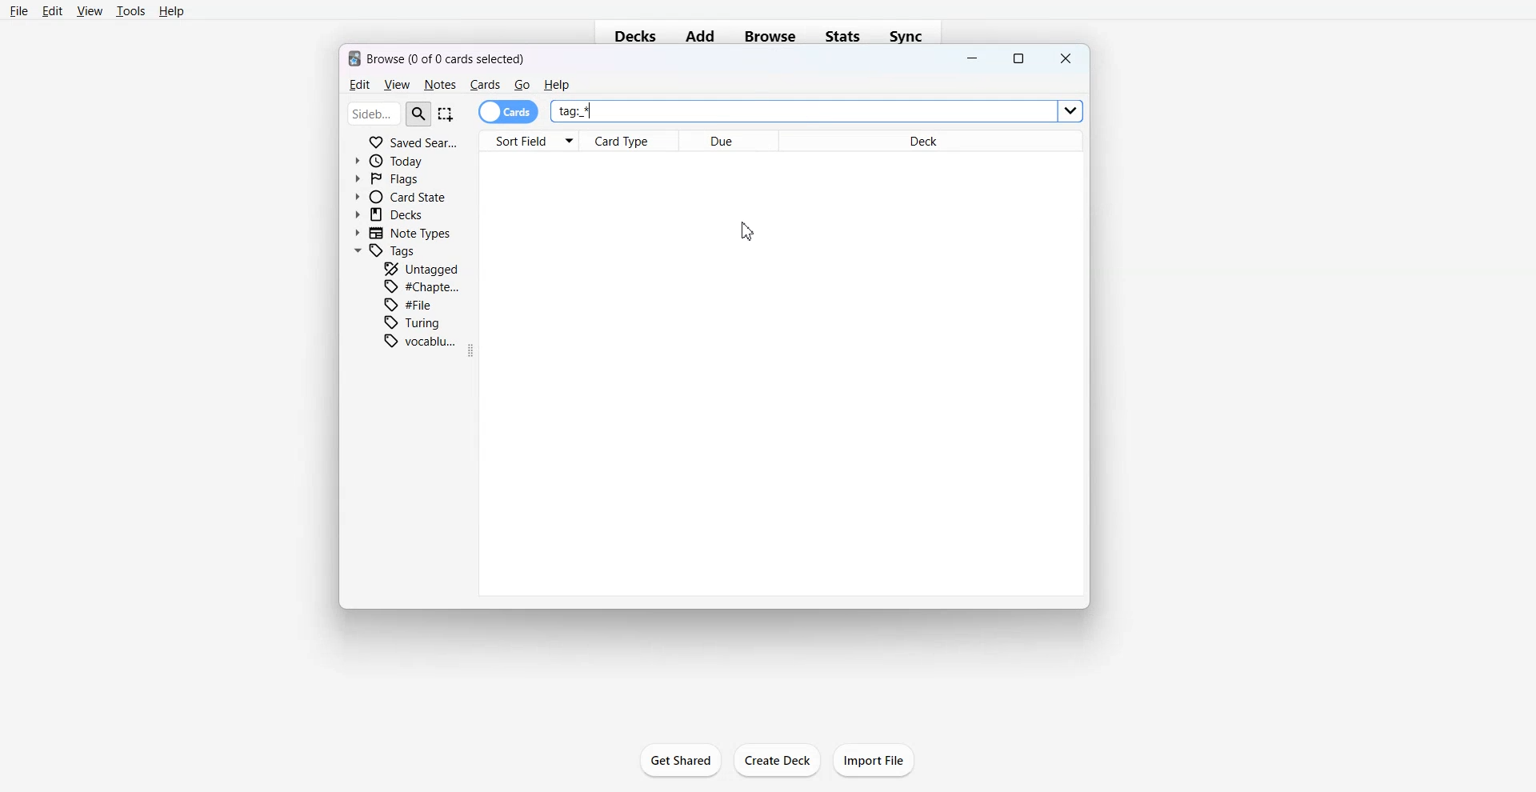  I want to click on He, so click(556, 85).